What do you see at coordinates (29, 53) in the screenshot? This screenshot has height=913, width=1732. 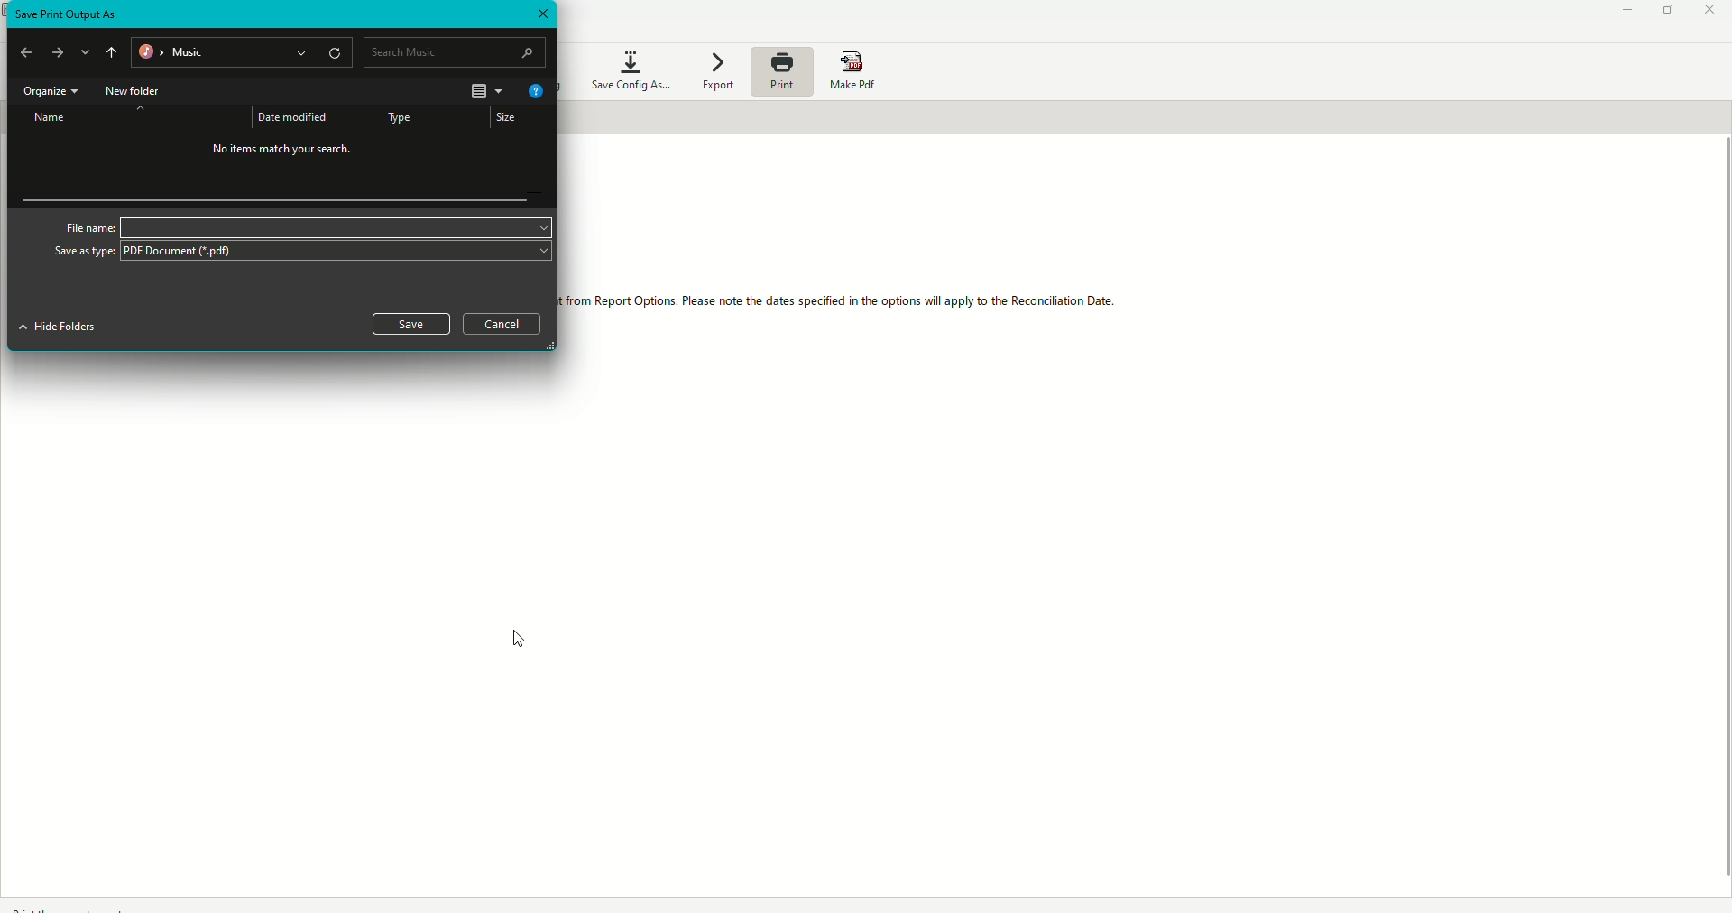 I see `back` at bounding box center [29, 53].